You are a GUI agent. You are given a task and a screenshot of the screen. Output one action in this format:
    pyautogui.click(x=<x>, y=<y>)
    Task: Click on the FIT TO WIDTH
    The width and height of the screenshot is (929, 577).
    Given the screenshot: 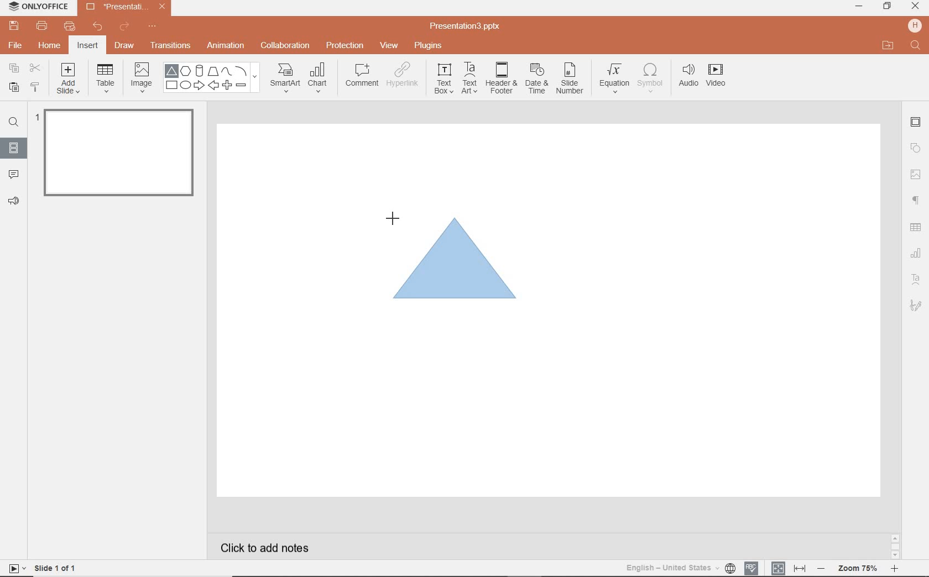 What is the action you would take?
    pyautogui.click(x=799, y=569)
    